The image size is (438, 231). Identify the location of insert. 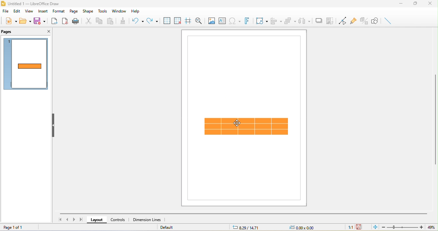
(43, 12).